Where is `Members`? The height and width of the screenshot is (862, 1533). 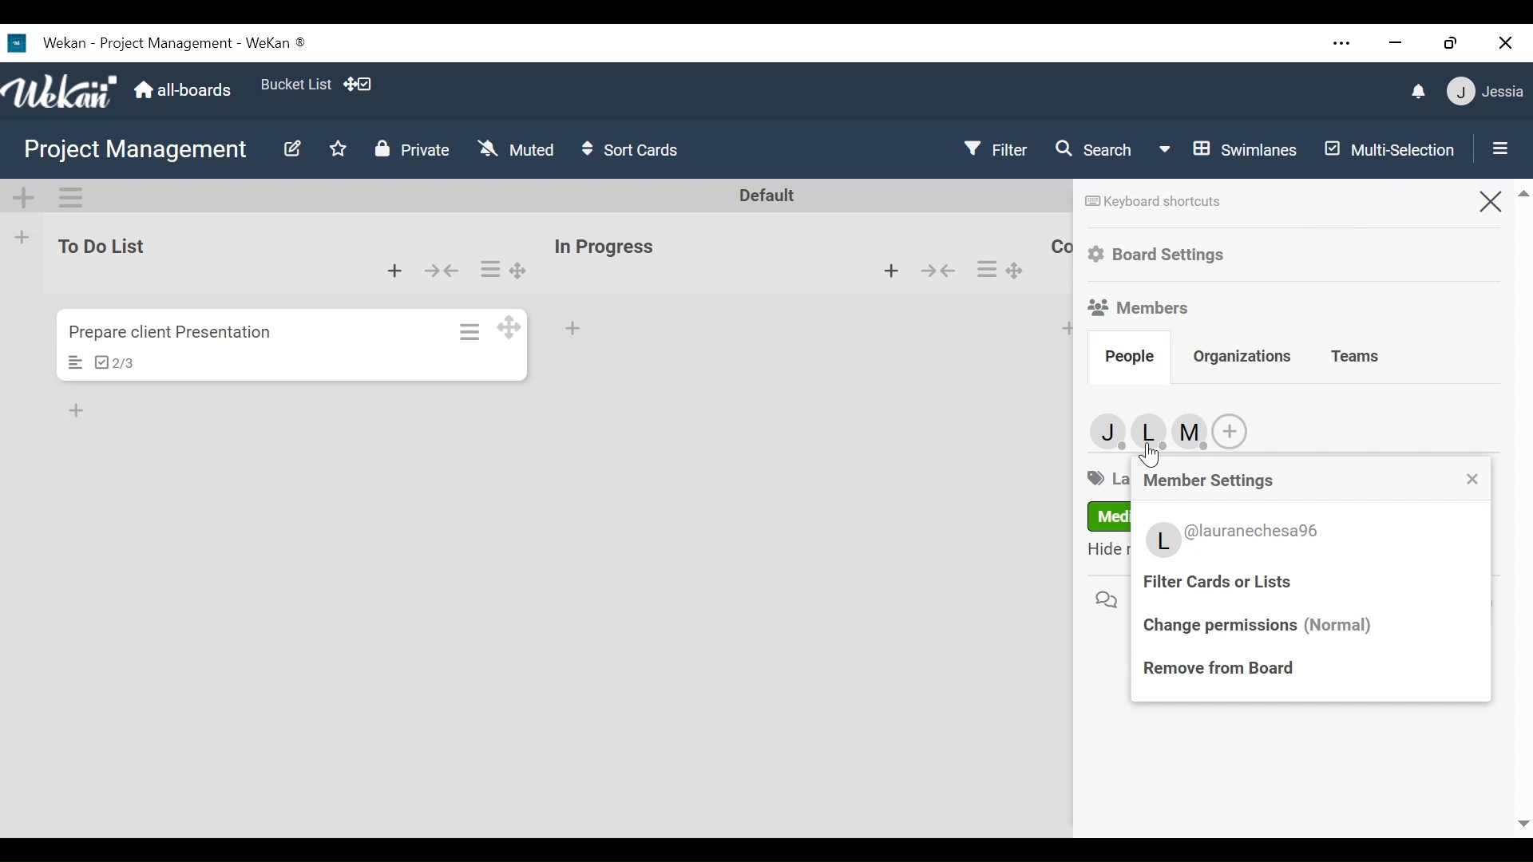 Members is located at coordinates (1139, 306).